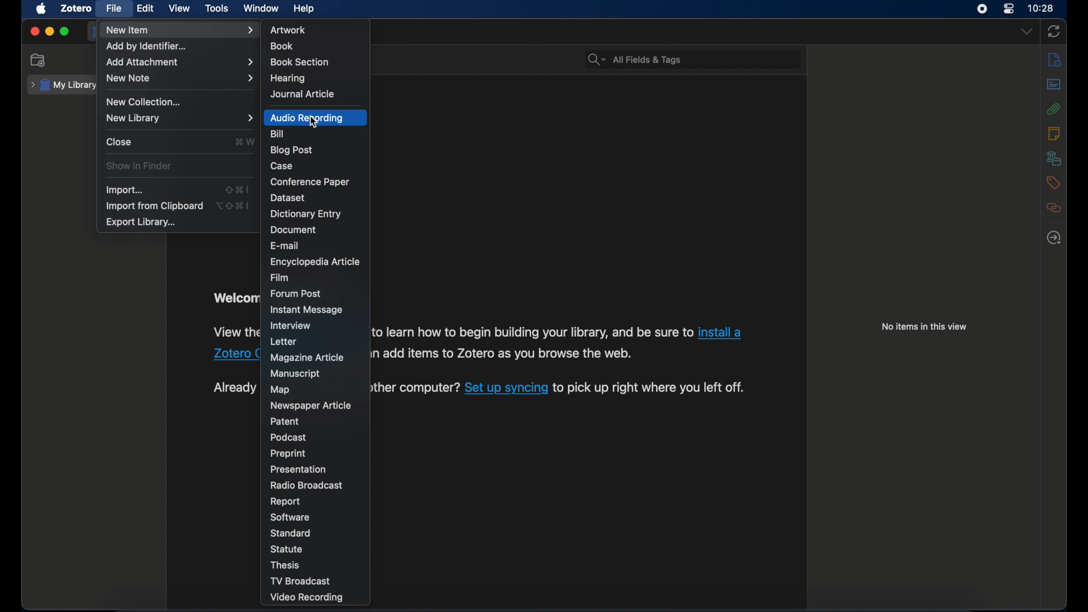 The width and height of the screenshot is (1088, 612). What do you see at coordinates (233, 205) in the screenshot?
I see `shortcut` at bounding box center [233, 205].